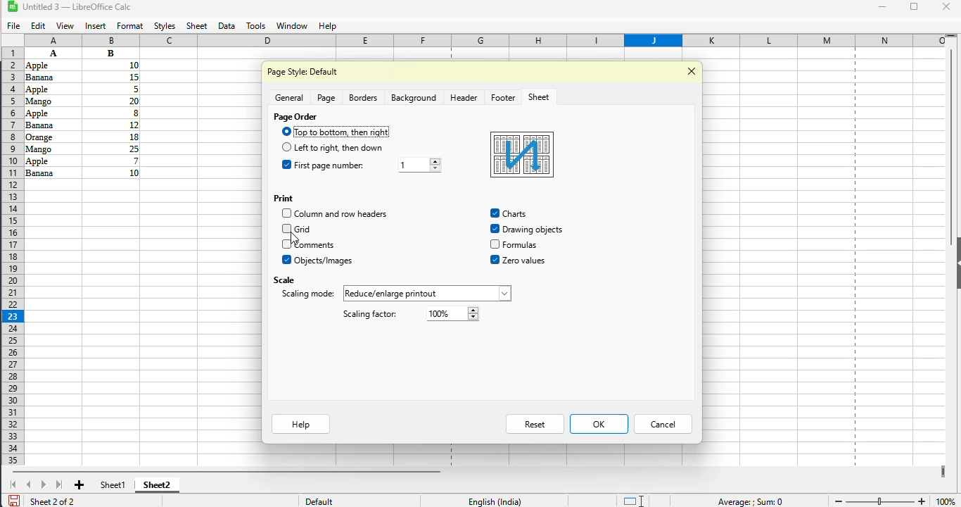 The width and height of the screenshot is (961, 507). Describe the element at coordinates (632, 500) in the screenshot. I see `standard selection` at that location.